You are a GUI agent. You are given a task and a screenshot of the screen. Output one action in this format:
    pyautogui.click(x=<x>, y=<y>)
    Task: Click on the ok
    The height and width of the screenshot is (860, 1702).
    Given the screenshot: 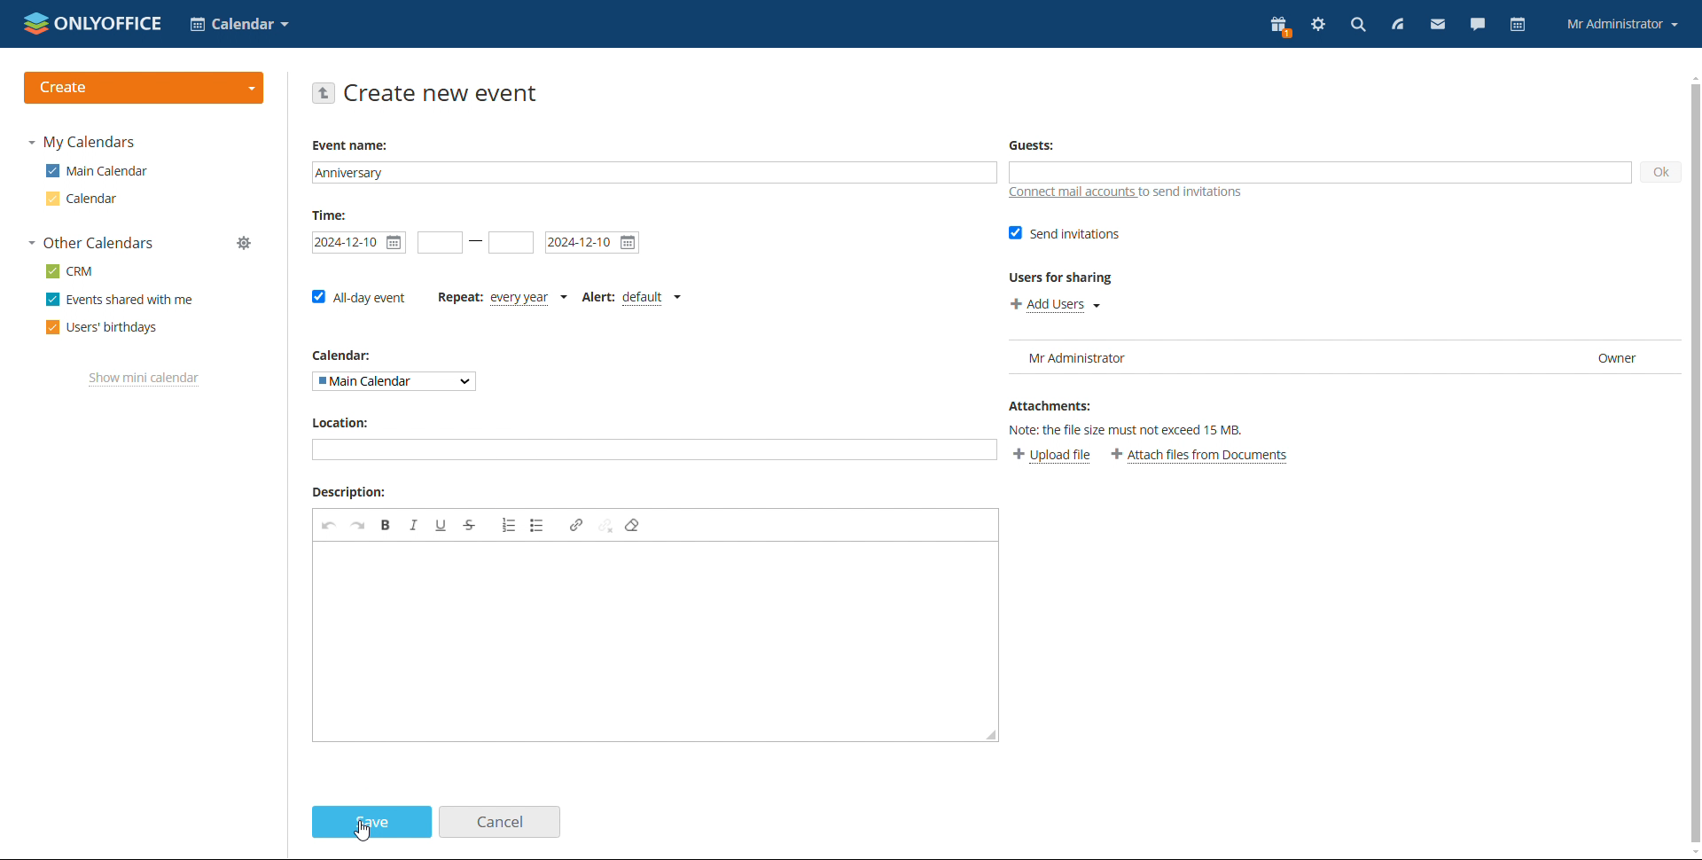 What is the action you would take?
    pyautogui.click(x=1660, y=172)
    